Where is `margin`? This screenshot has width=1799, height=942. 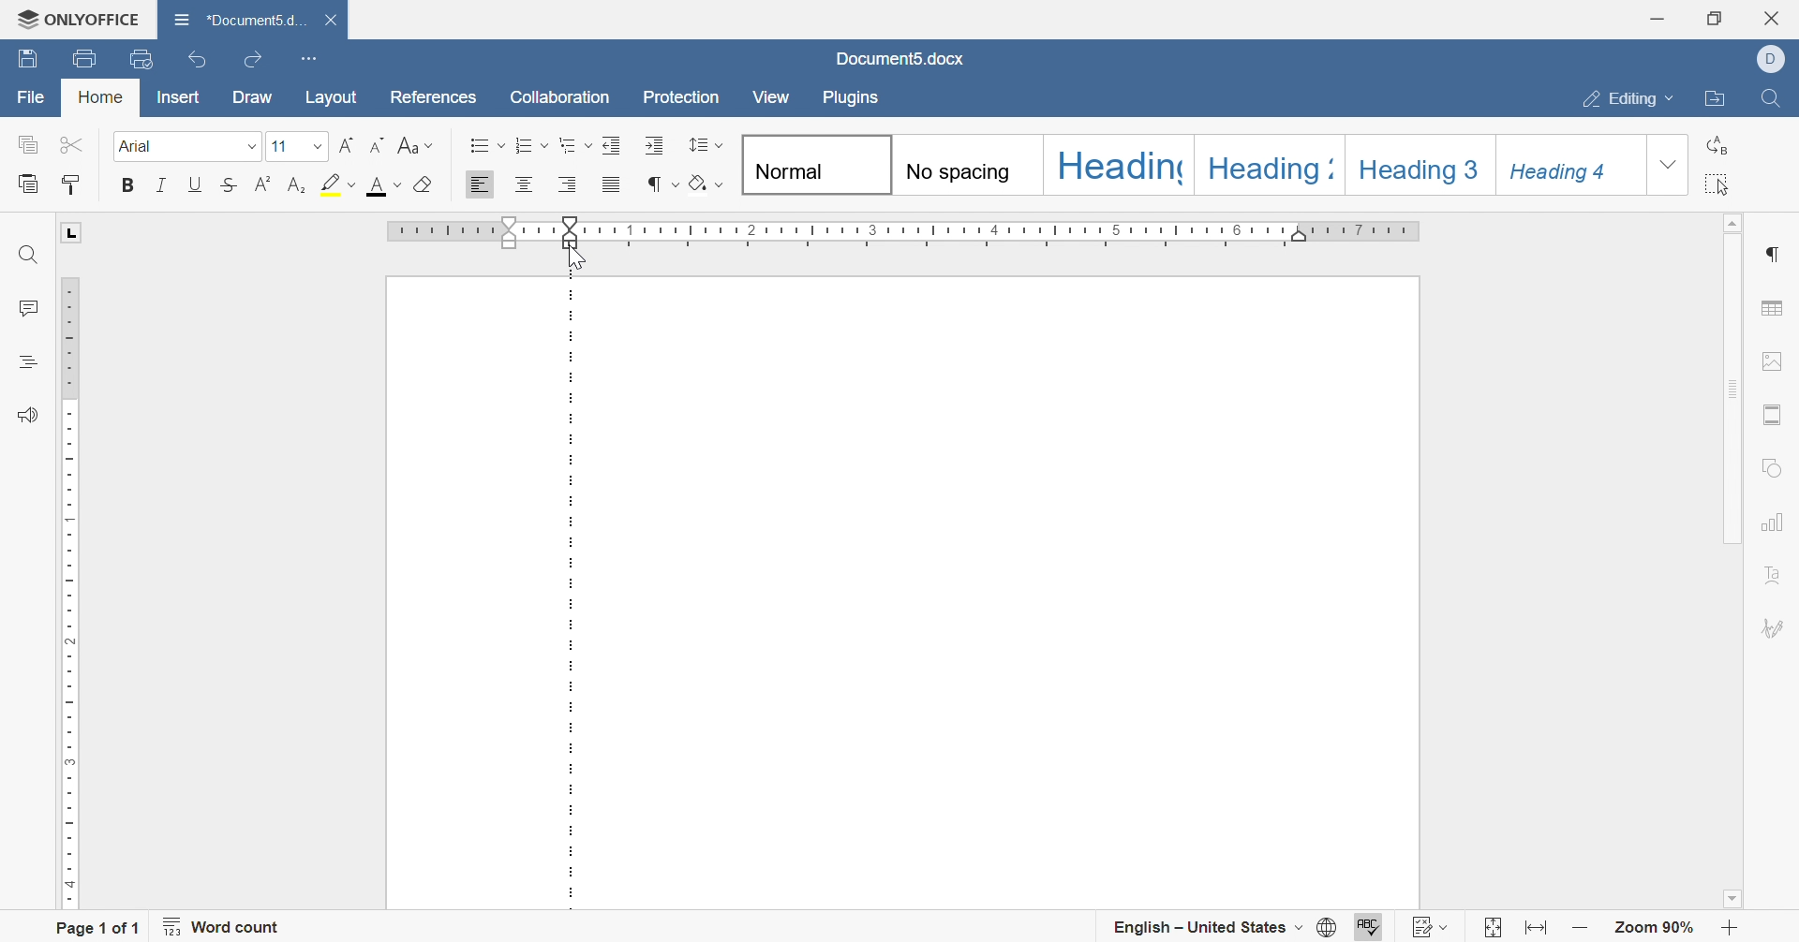 margin is located at coordinates (572, 594).